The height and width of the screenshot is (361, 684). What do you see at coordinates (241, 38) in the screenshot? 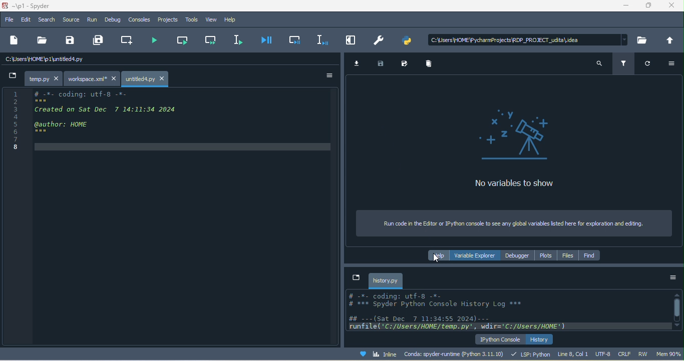
I see `current line` at bounding box center [241, 38].